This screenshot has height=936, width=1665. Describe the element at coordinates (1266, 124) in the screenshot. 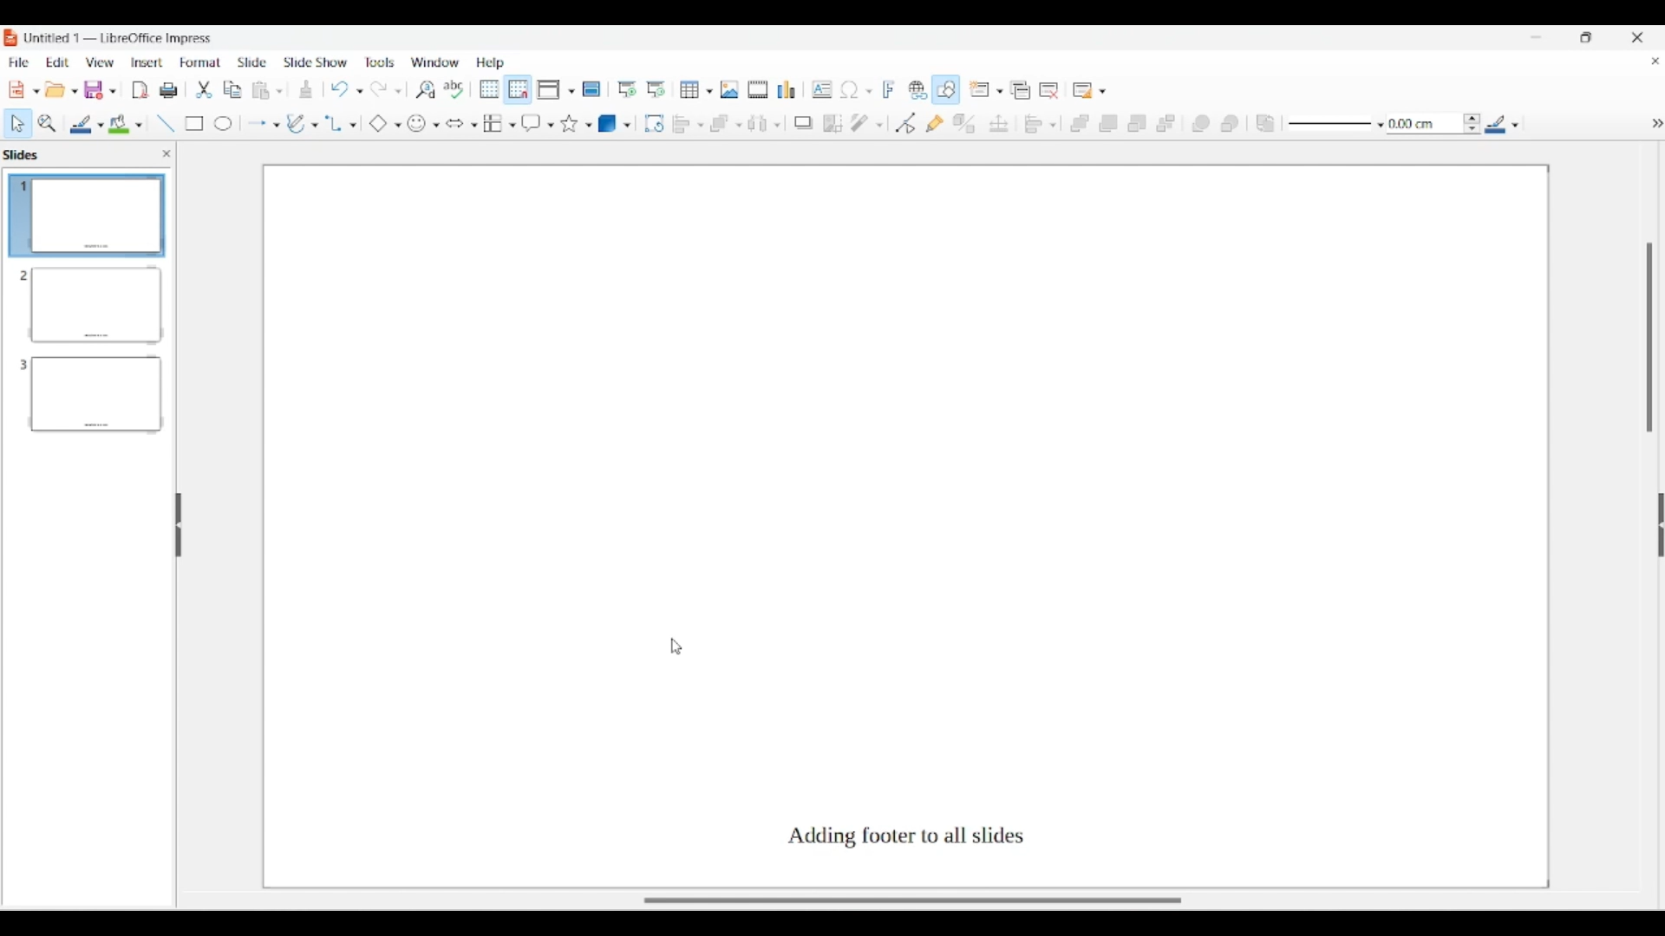

I see `Reverse` at that location.